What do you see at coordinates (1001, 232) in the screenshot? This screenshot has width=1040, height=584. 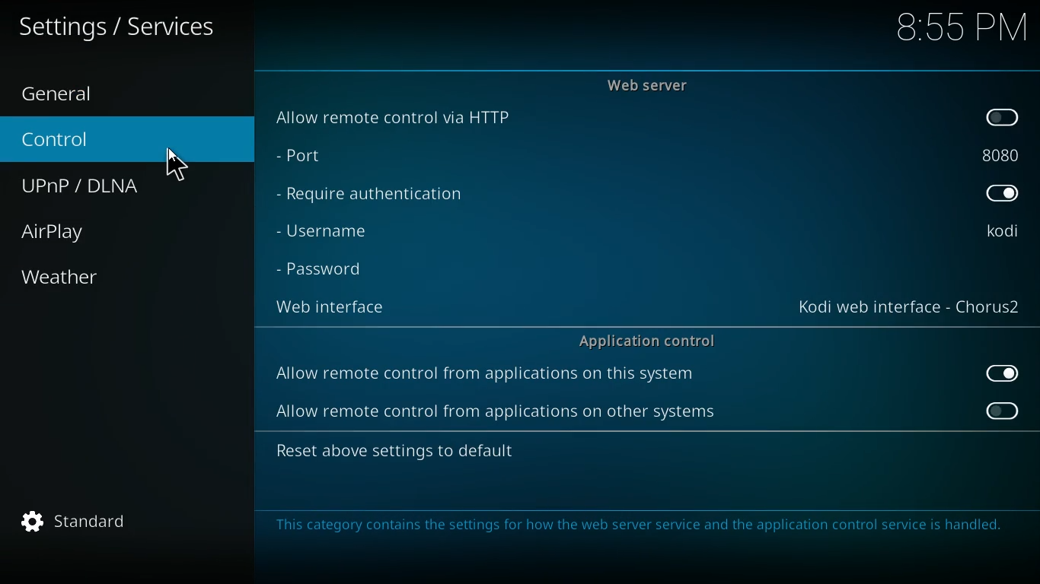 I see `username` at bounding box center [1001, 232].